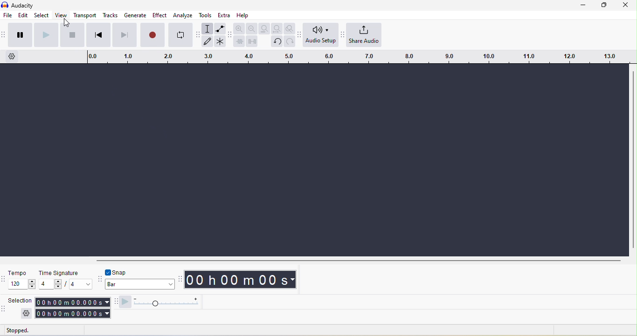  I want to click on selection, so click(21, 300).